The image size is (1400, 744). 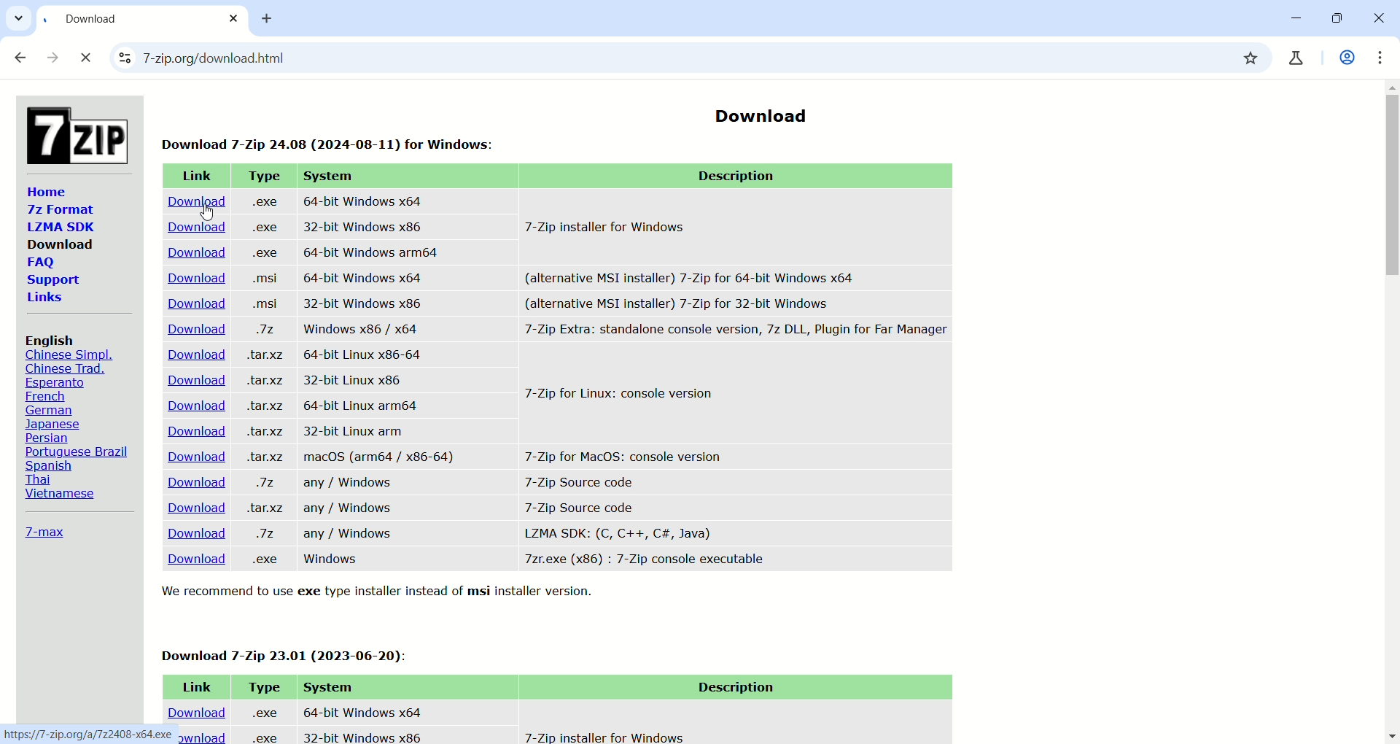 What do you see at coordinates (21, 58) in the screenshot?
I see `go baack` at bounding box center [21, 58].